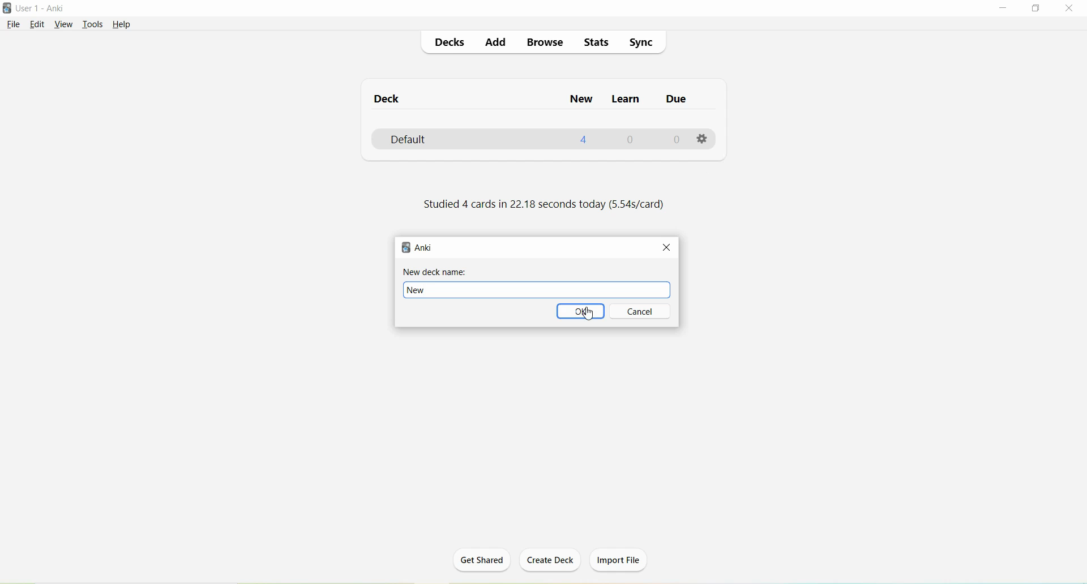 The height and width of the screenshot is (584, 1087). What do you see at coordinates (596, 42) in the screenshot?
I see `Stats` at bounding box center [596, 42].